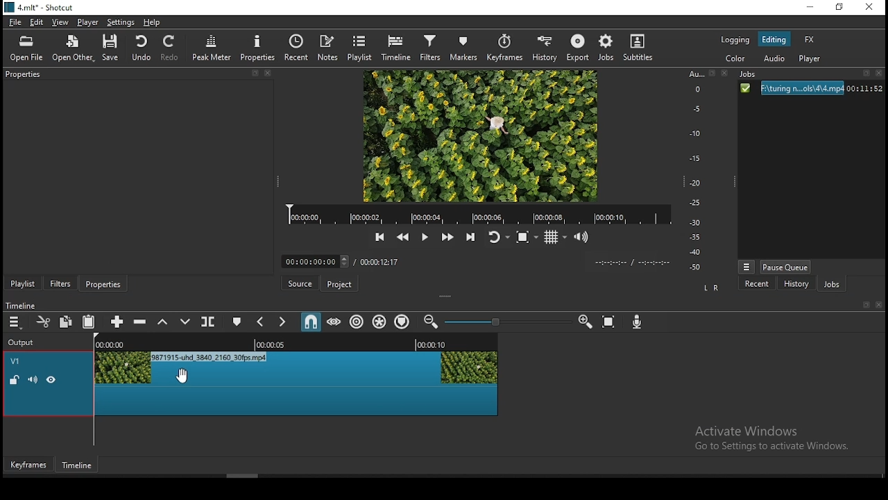 This screenshot has height=500, width=888. I want to click on copy, so click(66, 322).